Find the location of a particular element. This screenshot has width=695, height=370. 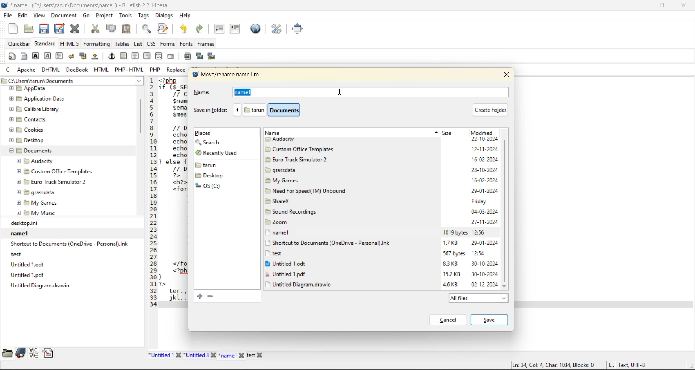

preview in browser is located at coordinates (257, 28).